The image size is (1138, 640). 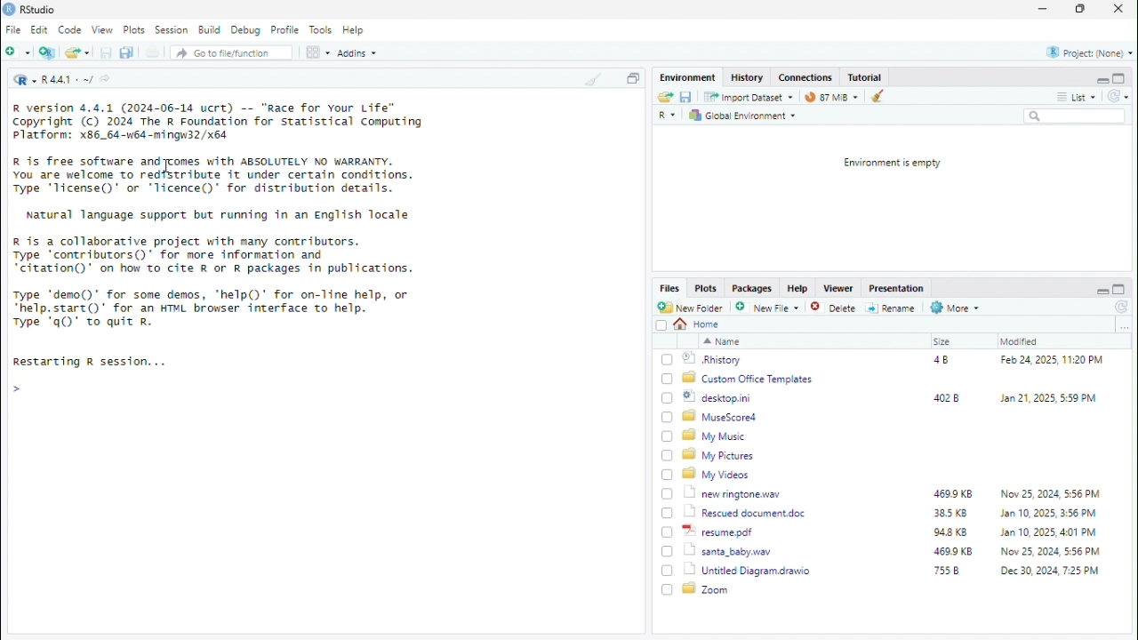 What do you see at coordinates (720, 417) in the screenshot?
I see `MuseScored` at bounding box center [720, 417].